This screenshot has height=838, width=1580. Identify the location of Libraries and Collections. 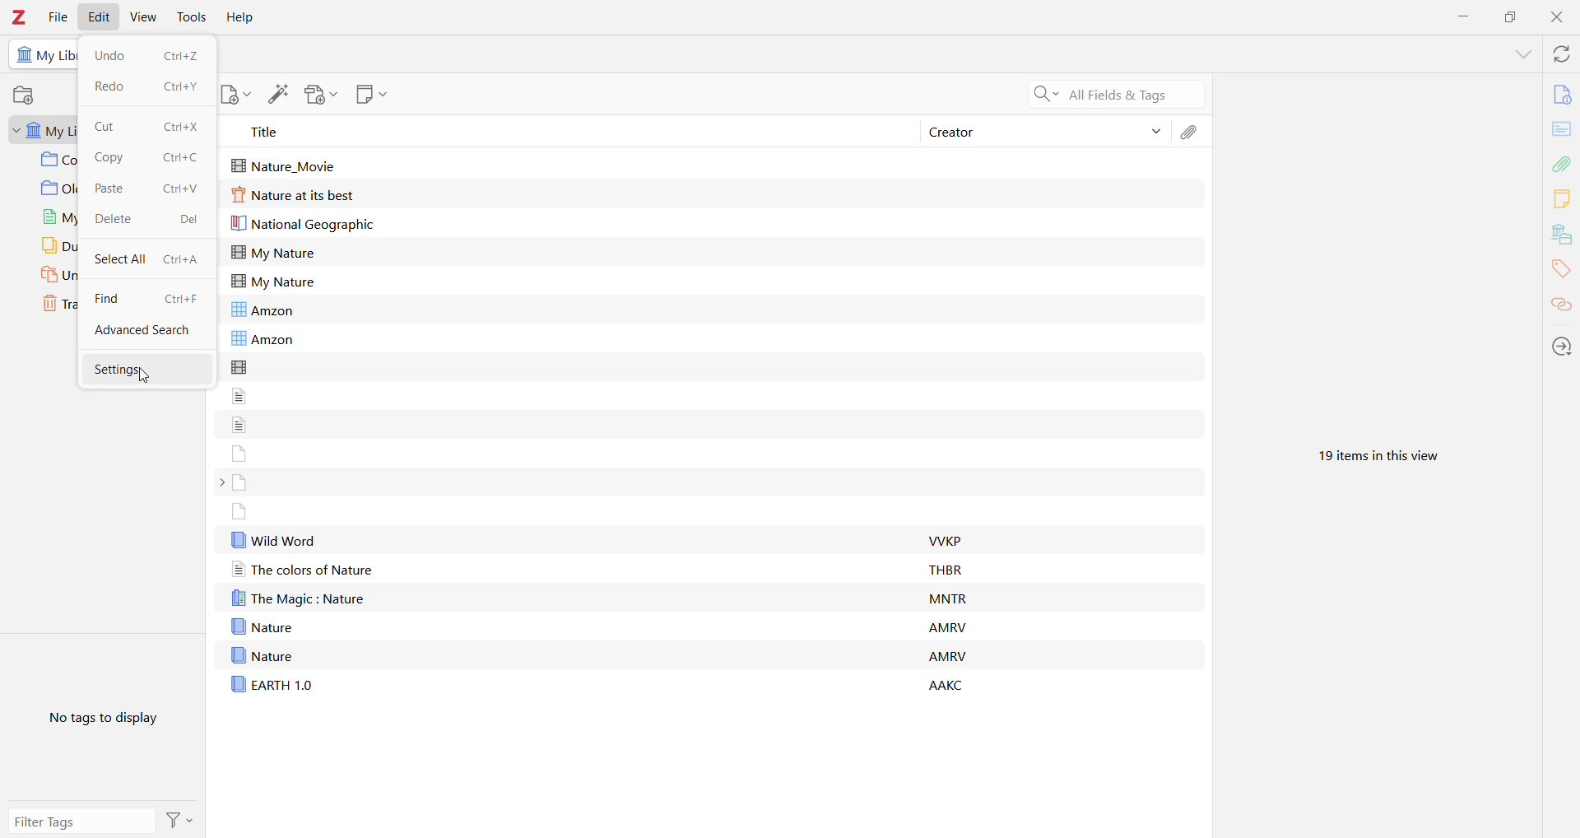
(1561, 235).